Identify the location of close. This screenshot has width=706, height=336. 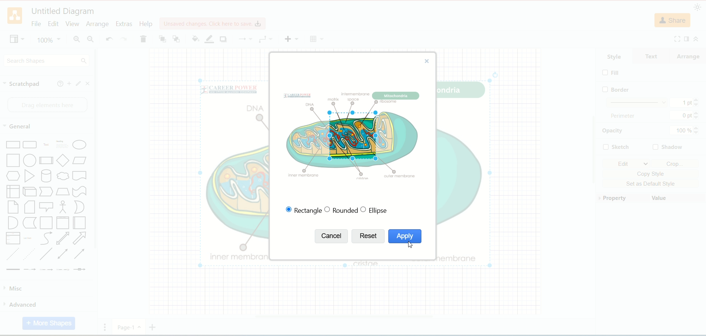
(429, 61).